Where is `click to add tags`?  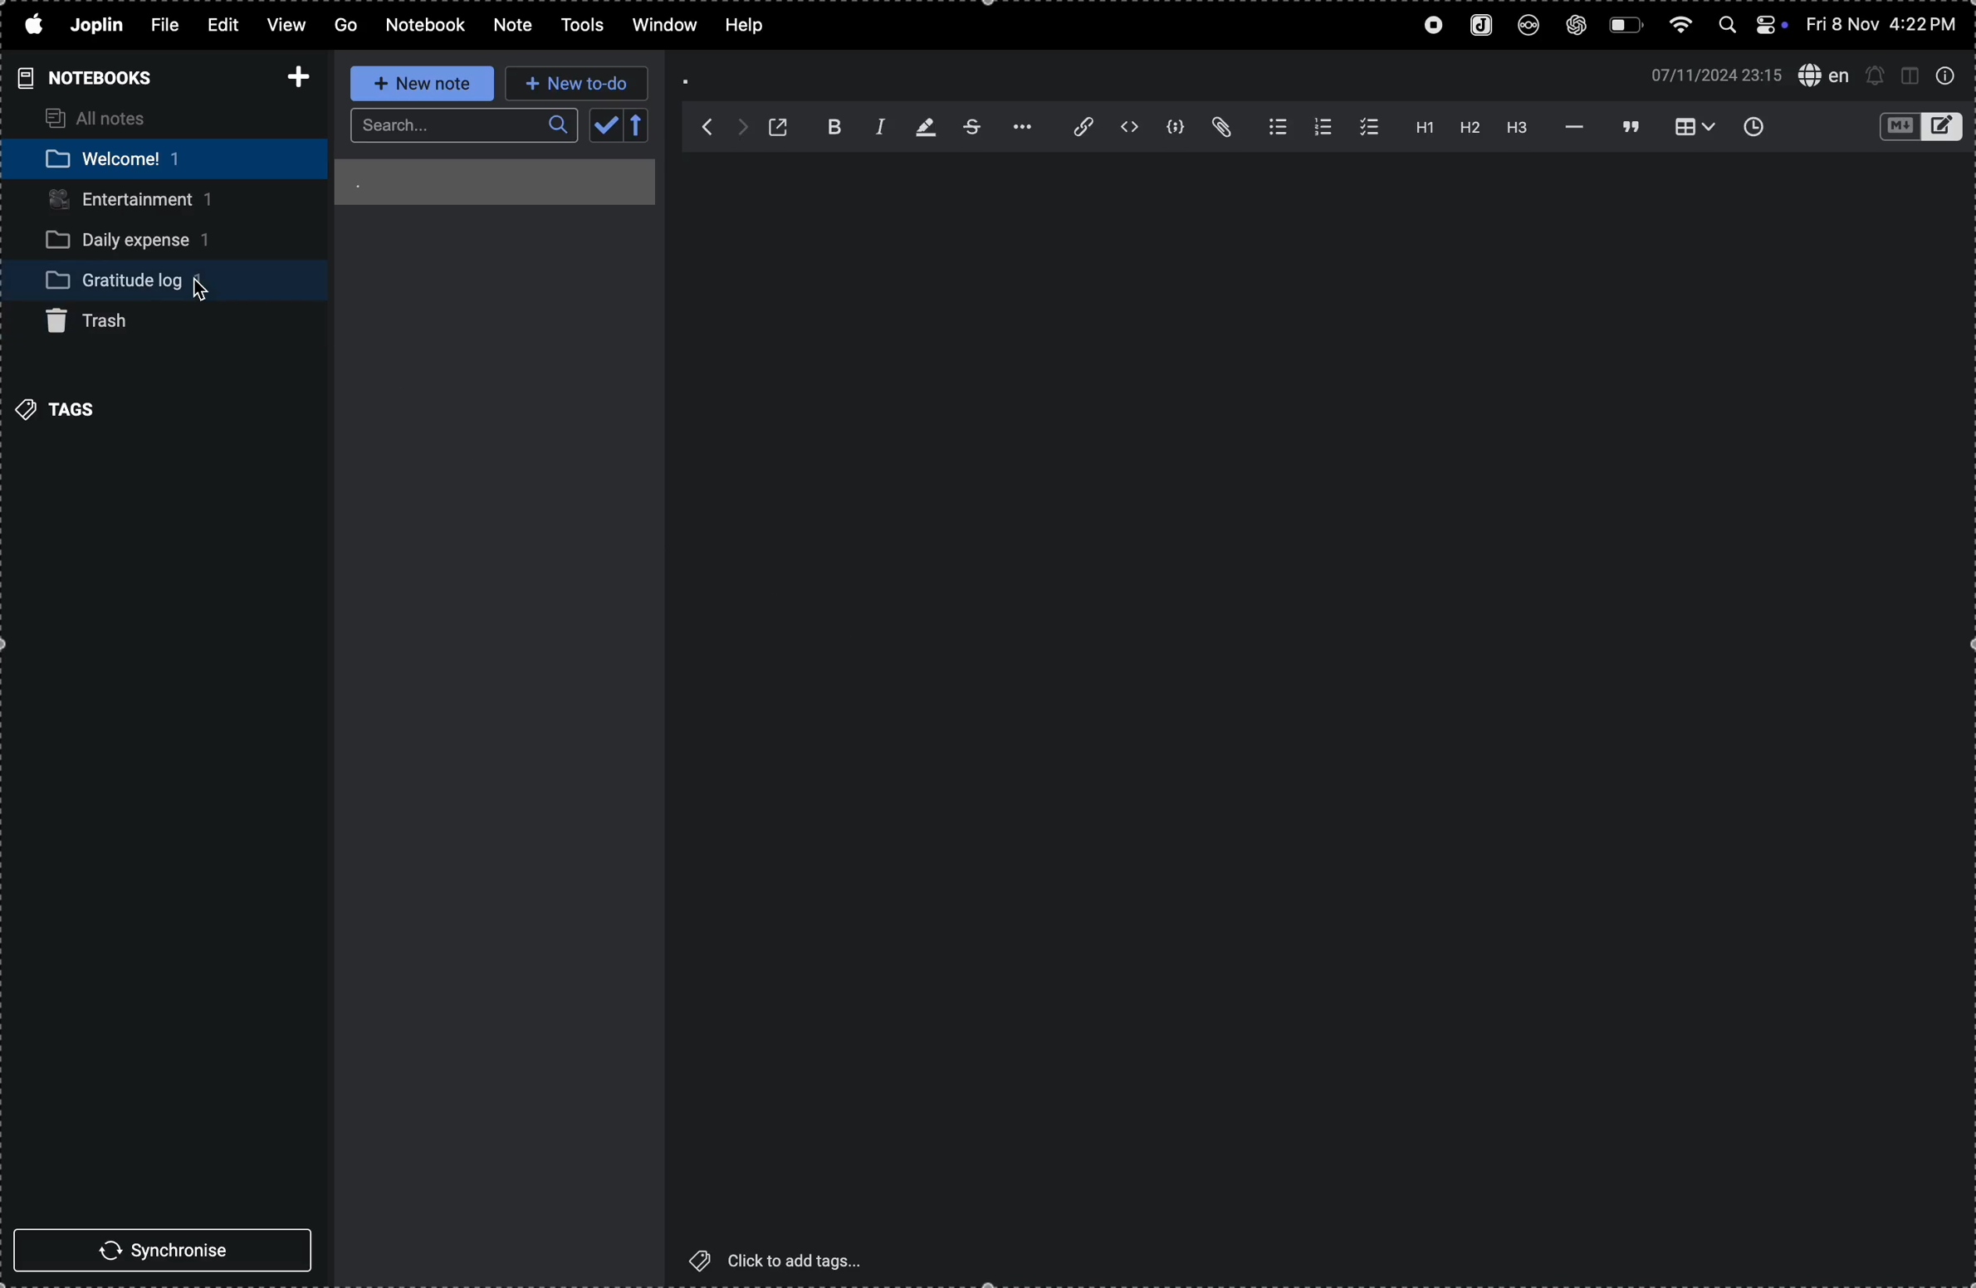 click to add tags is located at coordinates (784, 1261).